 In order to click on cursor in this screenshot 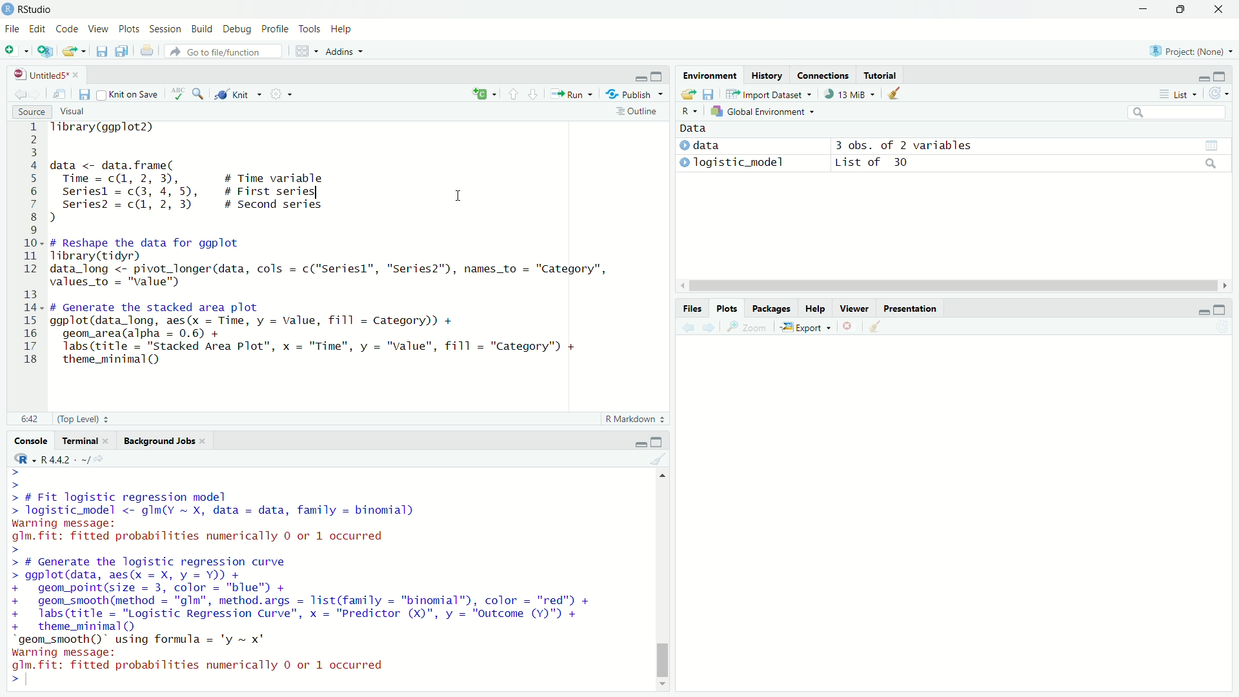, I will do `click(456, 196)`.